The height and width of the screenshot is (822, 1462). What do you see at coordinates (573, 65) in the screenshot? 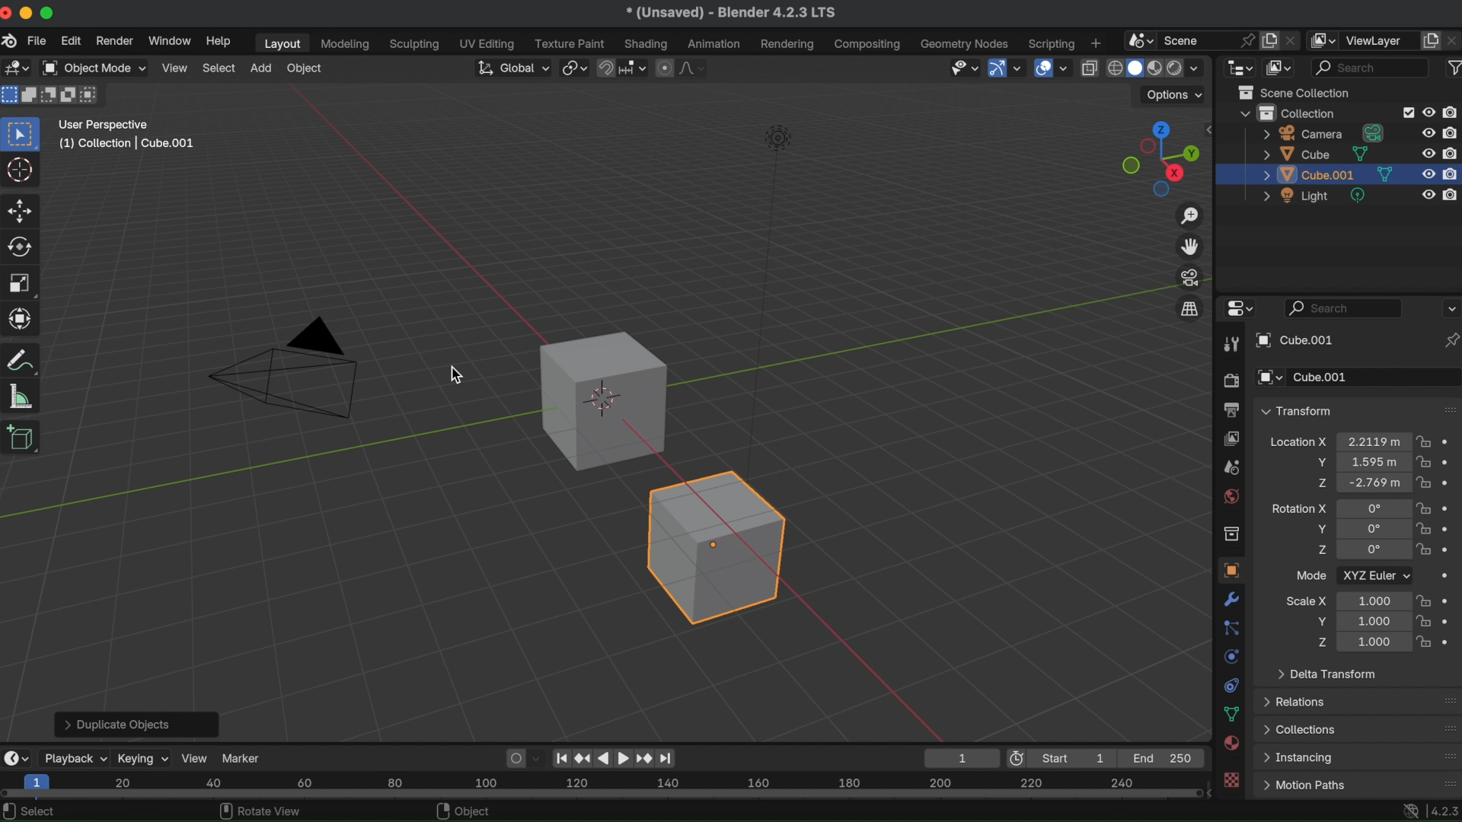
I see `transform pivot point` at bounding box center [573, 65].